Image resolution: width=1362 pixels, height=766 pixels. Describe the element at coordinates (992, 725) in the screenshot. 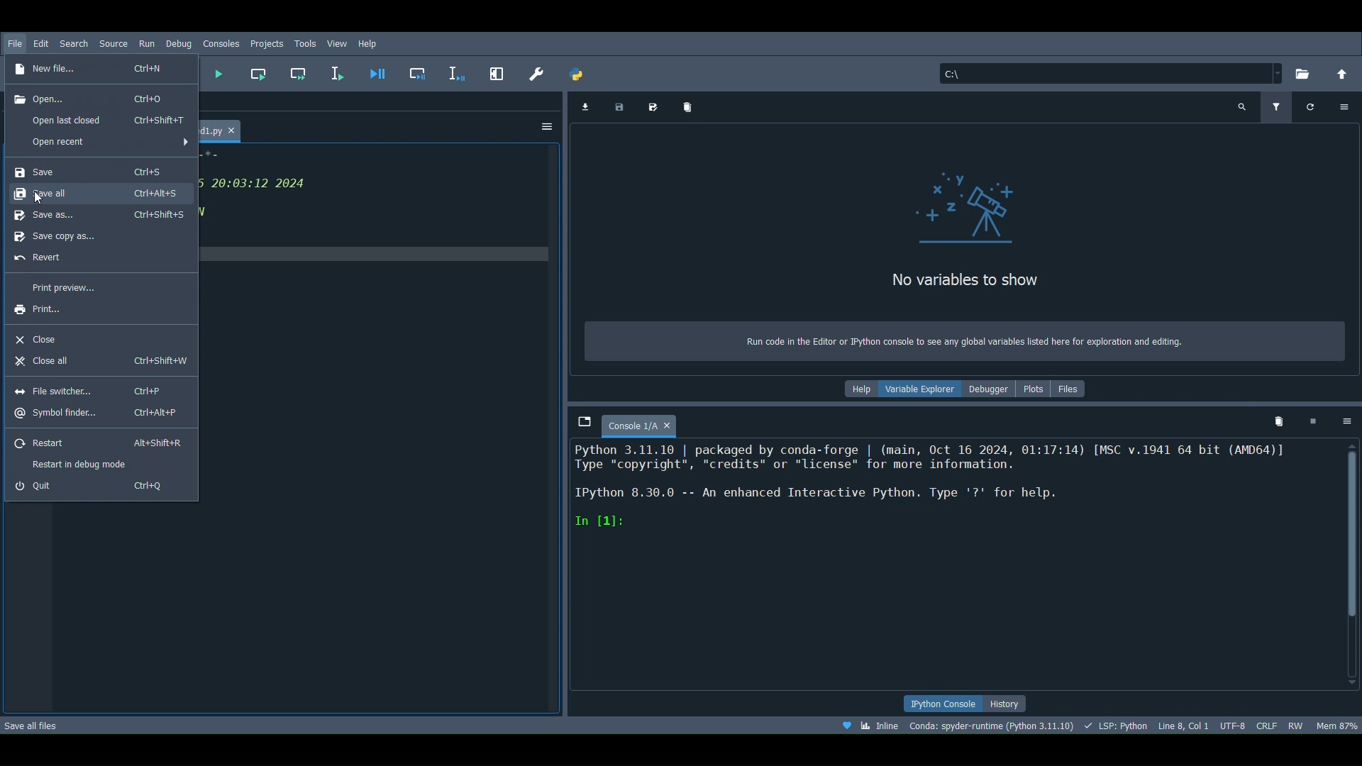

I see `Version` at that location.